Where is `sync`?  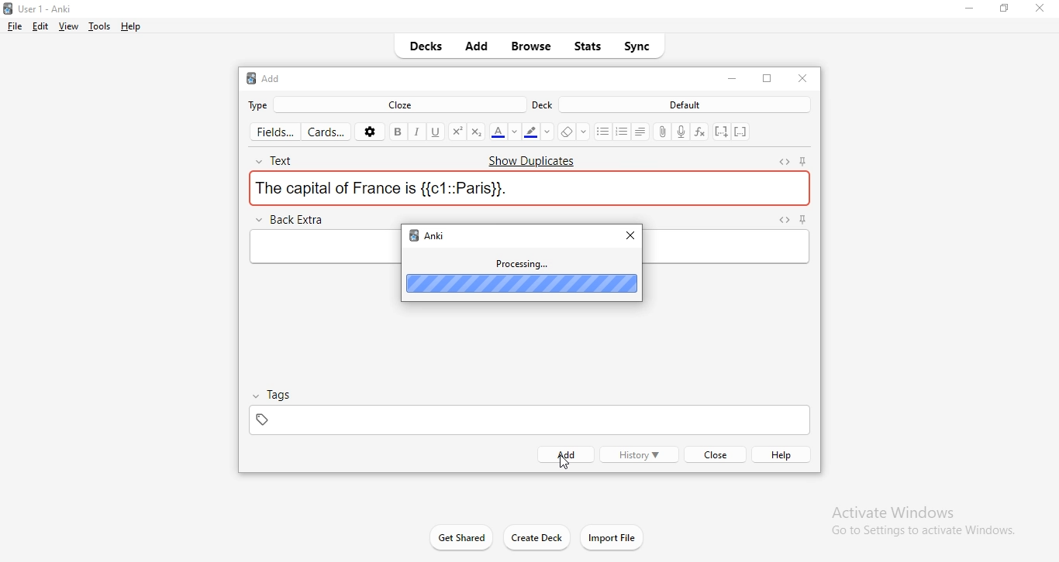
sync is located at coordinates (638, 45).